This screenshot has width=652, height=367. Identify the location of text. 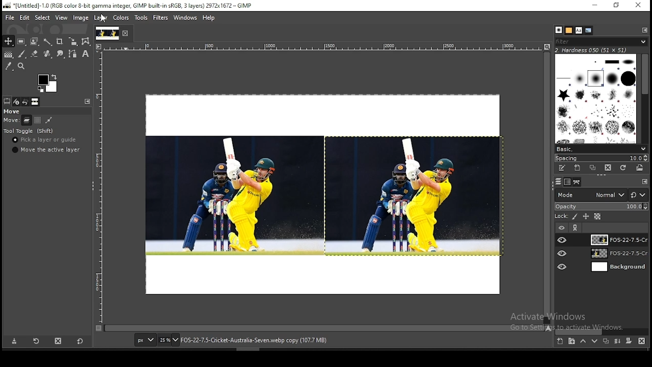
(592, 49).